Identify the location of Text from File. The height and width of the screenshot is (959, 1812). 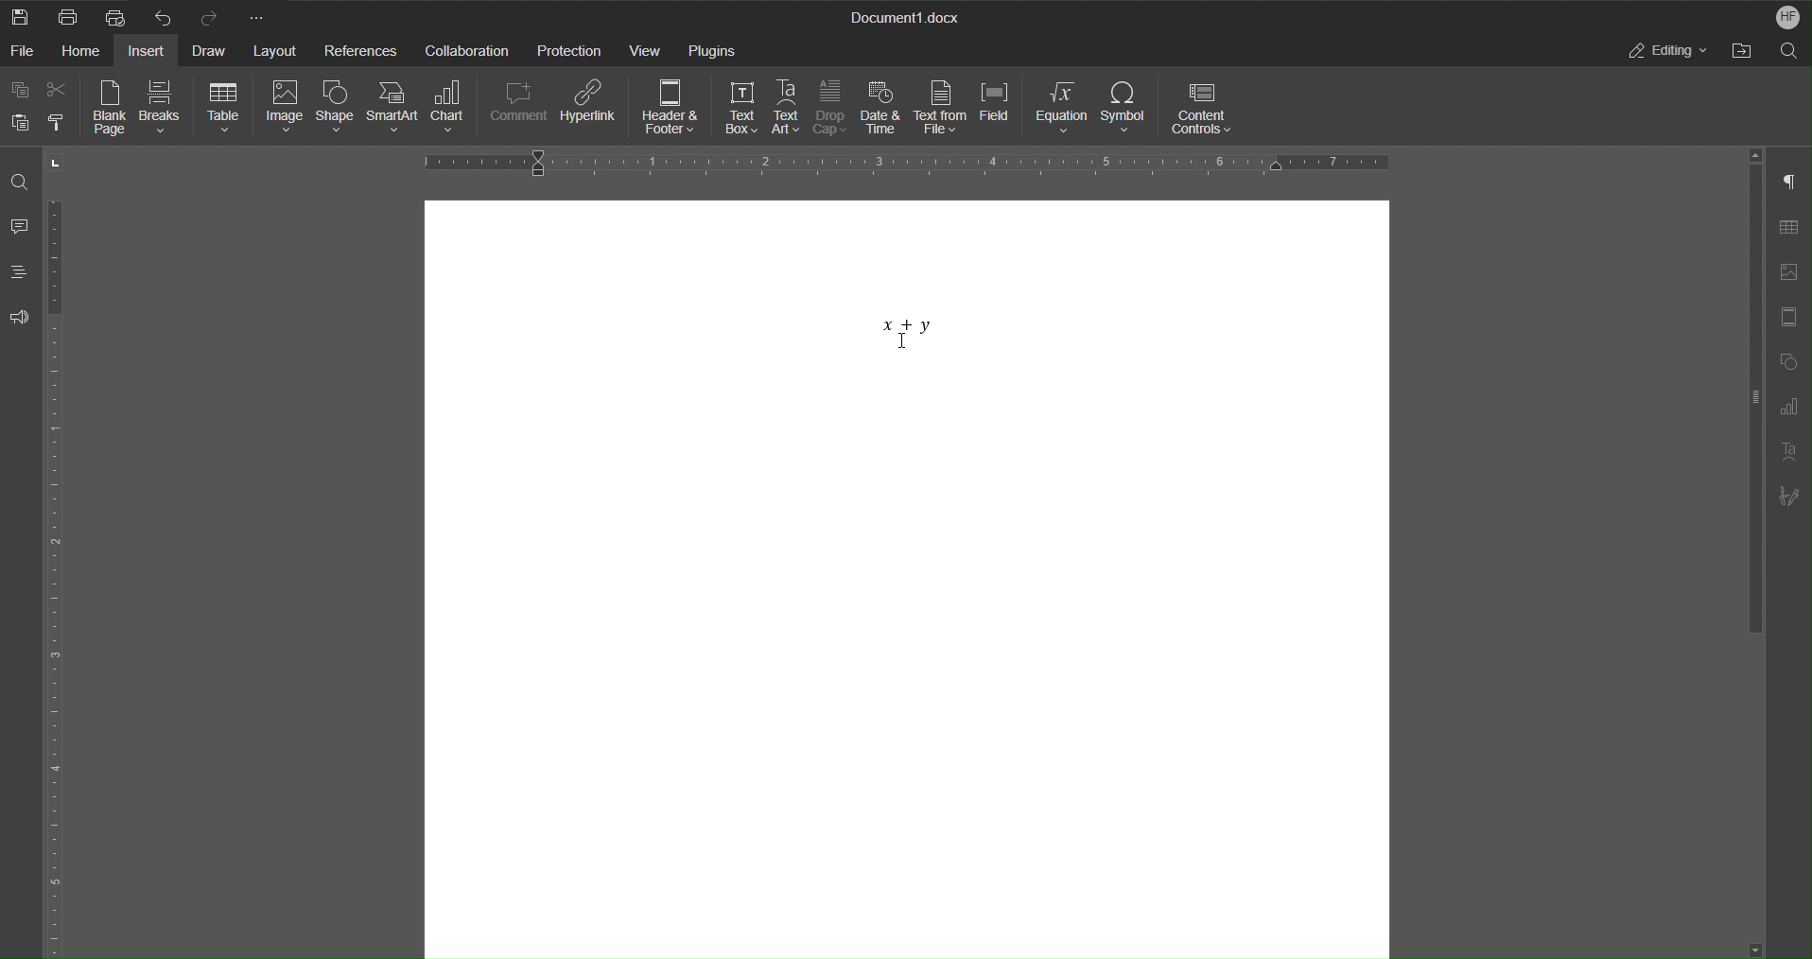
(942, 108).